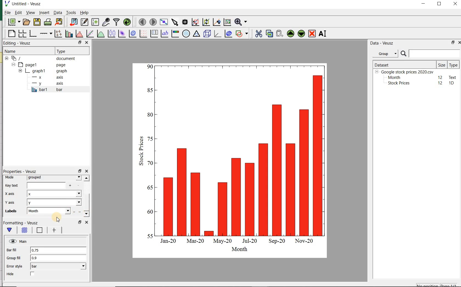 This screenshot has width=461, height=287. What do you see at coordinates (154, 34) in the screenshot?
I see `plot key` at bounding box center [154, 34].